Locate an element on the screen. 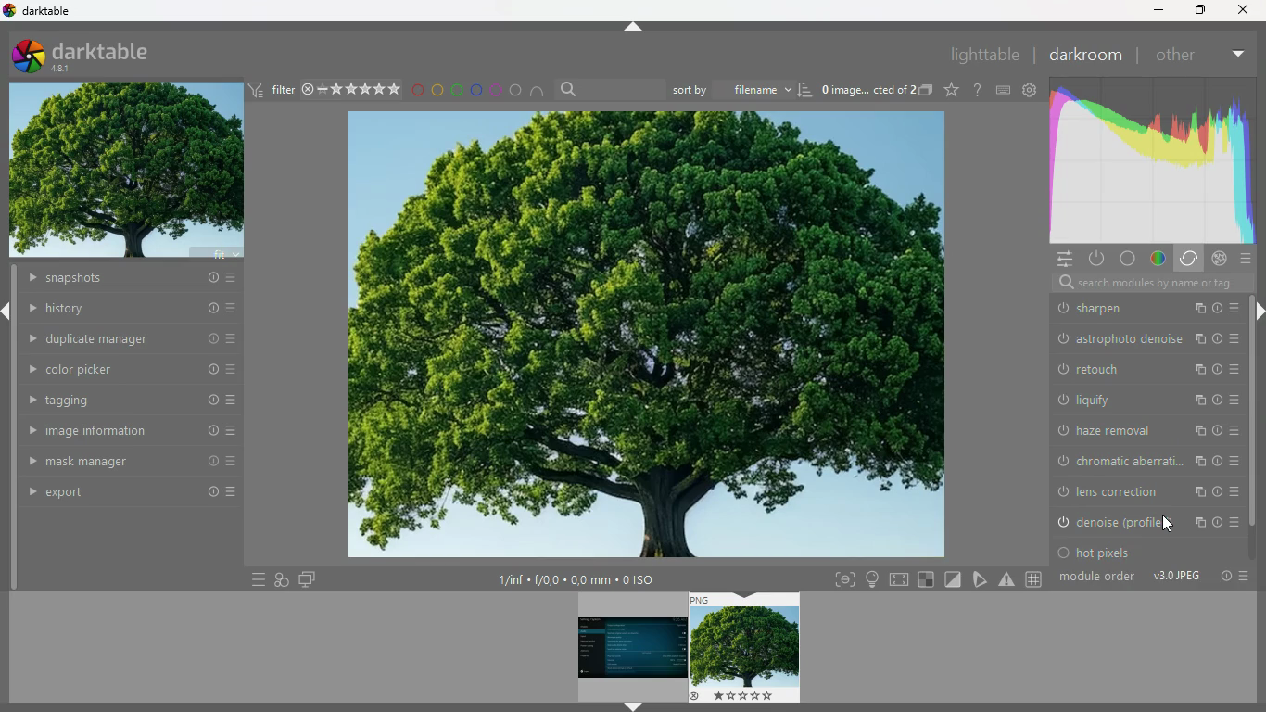  darkroom is located at coordinates (1084, 55).